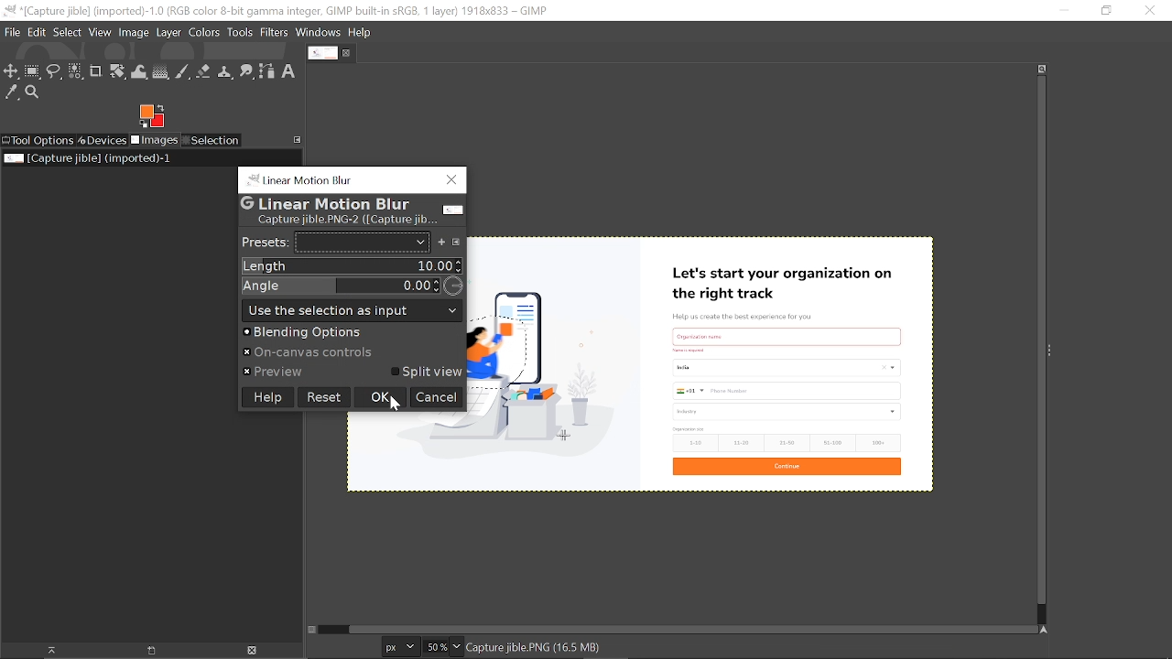 The height and width of the screenshot is (659, 1172). What do you see at coordinates (343, 220) in the screenshot?
I see `Capture jible.PNG-2 (Capture jib...` at bounding box center [343, 220].